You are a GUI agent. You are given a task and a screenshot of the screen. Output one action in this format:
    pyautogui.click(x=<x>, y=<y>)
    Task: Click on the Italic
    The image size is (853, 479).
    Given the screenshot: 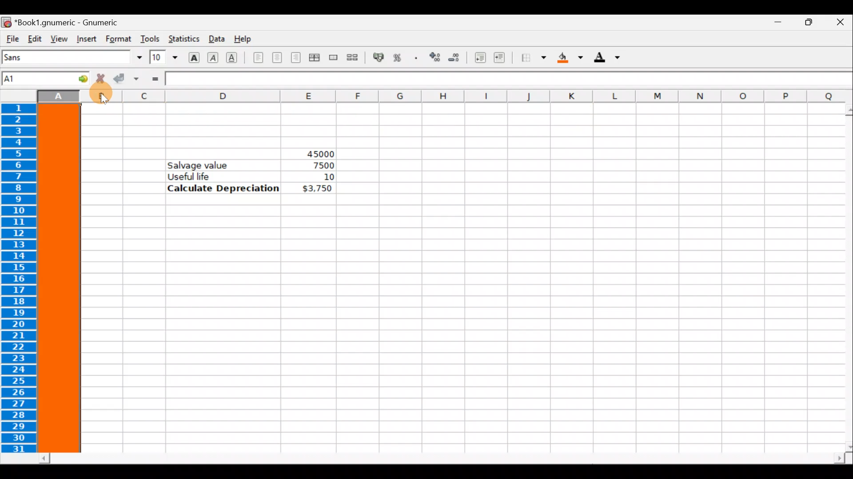 What is the action you would take?
    pyautogui.click(x=214, y=56)
    